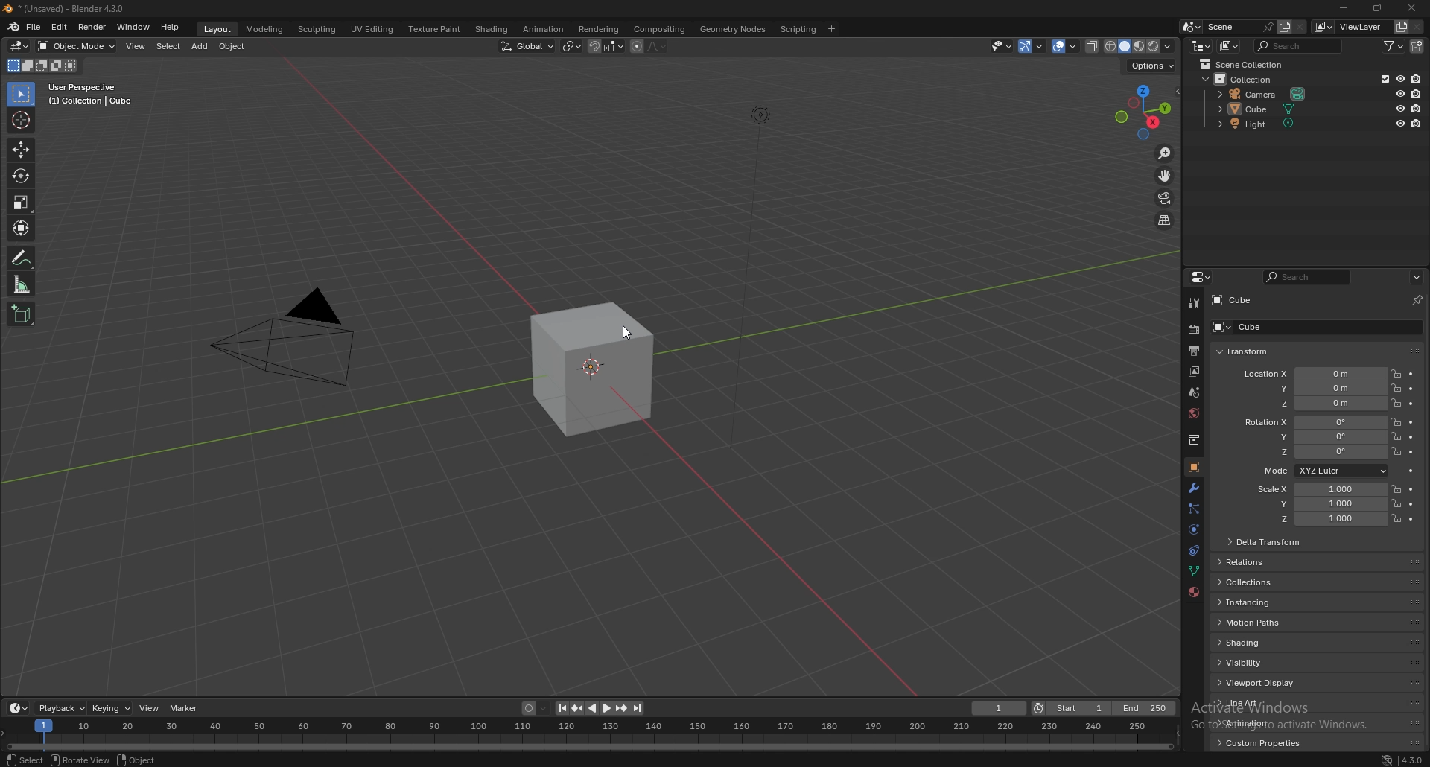  Describe the element at coordinates (1411, 437) in the screenshot. I see `animate property` at that location.